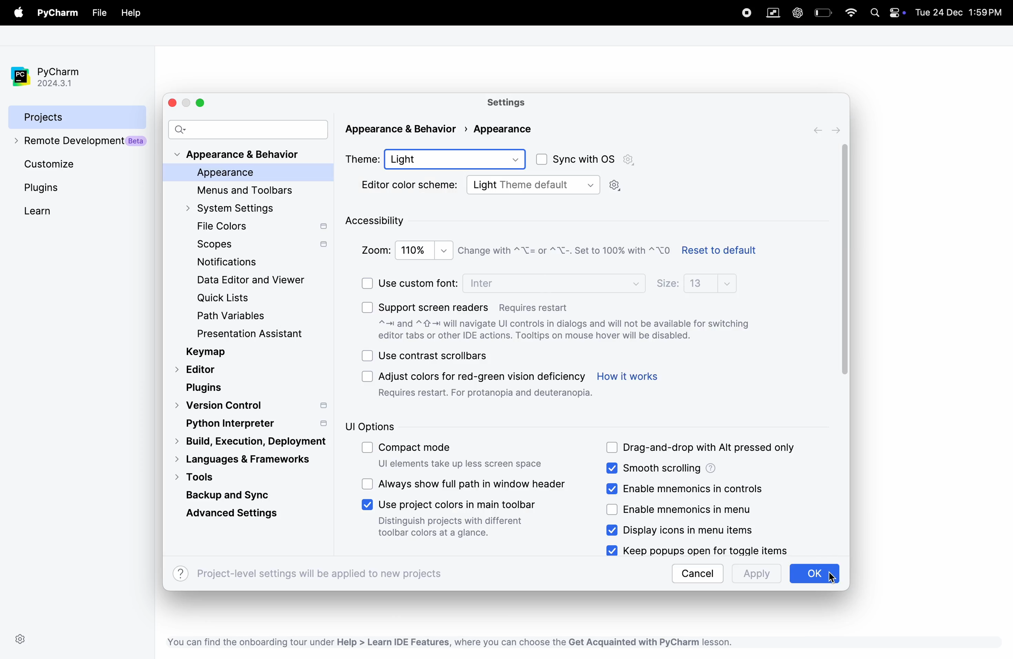  I want to click on enable mnemonic controls, so click(698, 487).